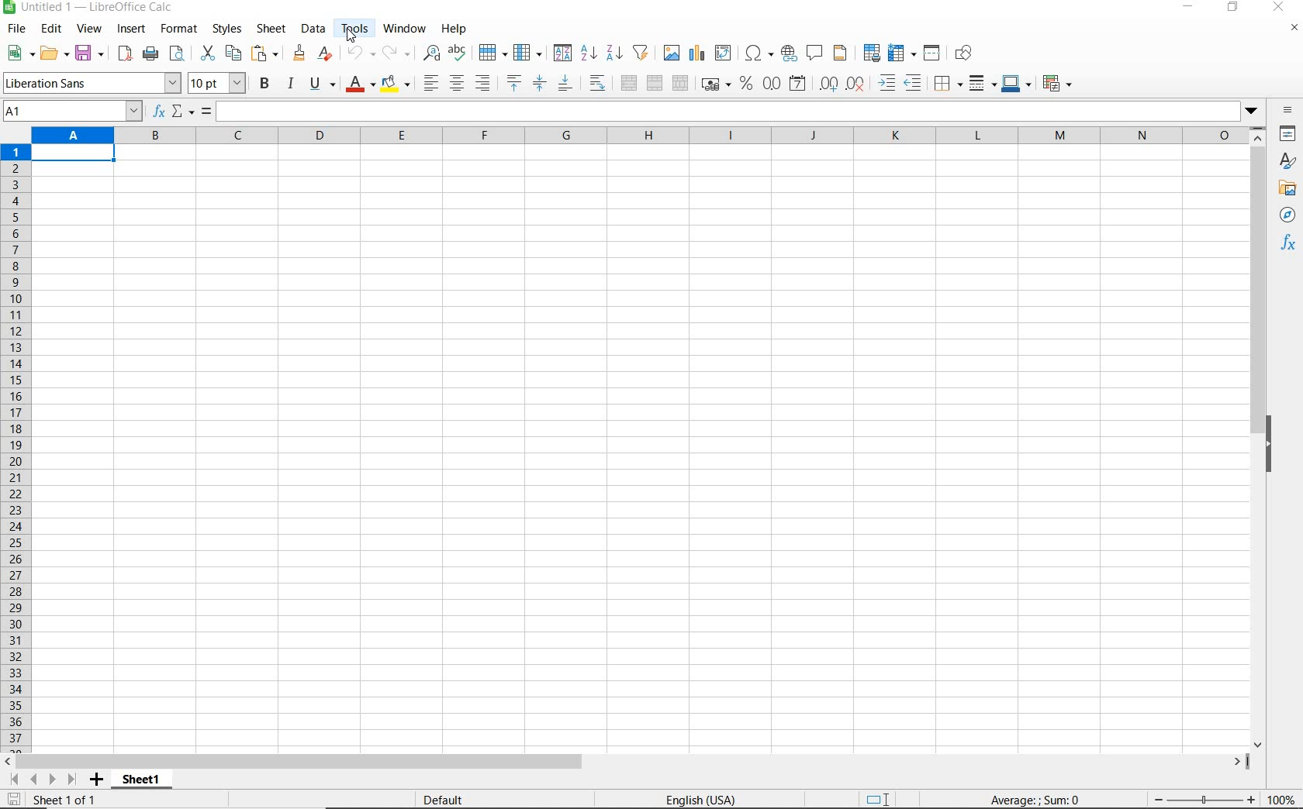 Image resolution: width=1303 pixels, height=809 pixels. I want to click on border style, so click(979, 82).